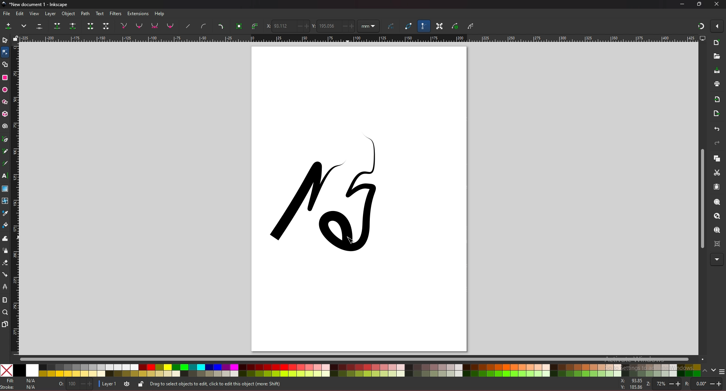 The image size is (726, 391). Describe the element at coordinates (361, 360) in the screenshot. I see `scroll bar` at that location.